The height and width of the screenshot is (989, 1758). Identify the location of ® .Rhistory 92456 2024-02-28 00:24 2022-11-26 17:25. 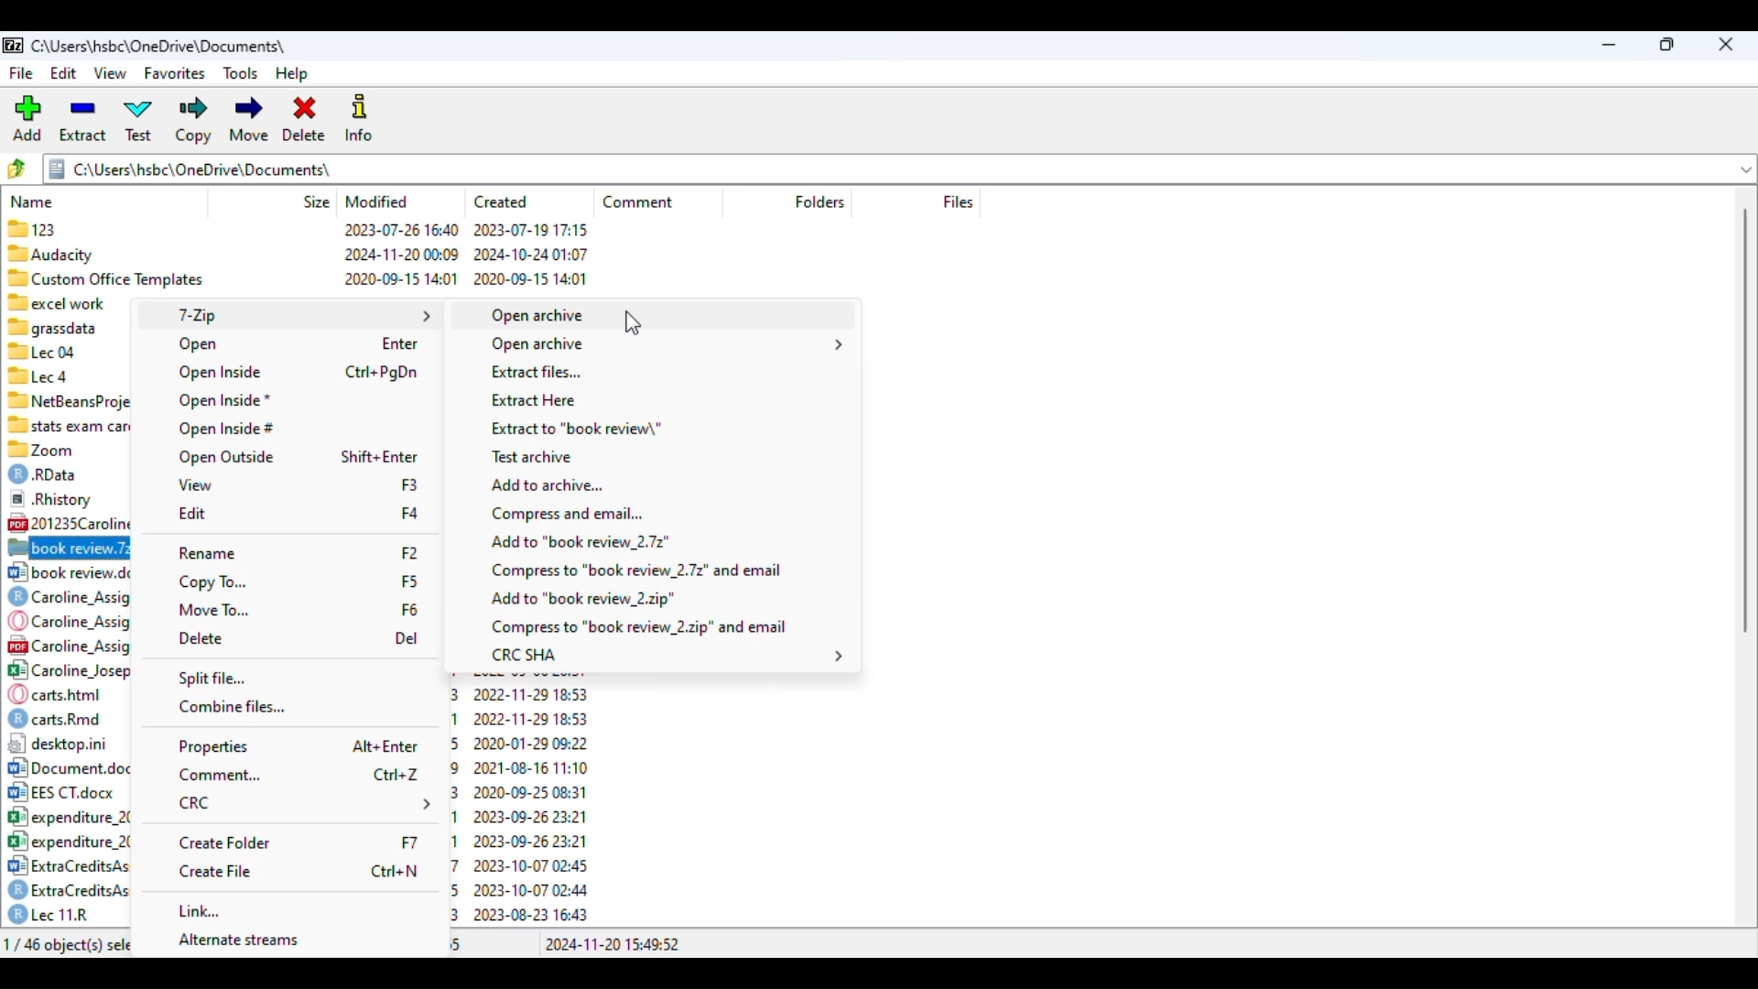
(67, 497).